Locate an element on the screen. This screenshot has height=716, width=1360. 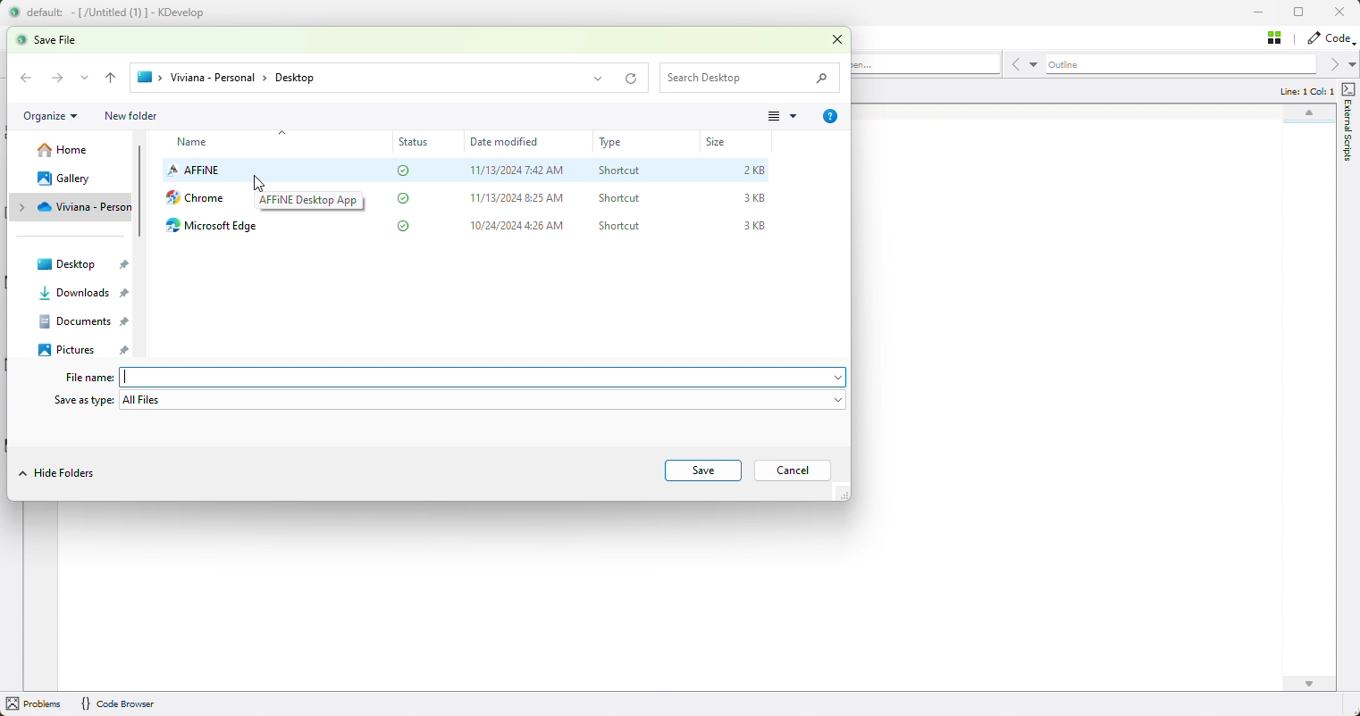
status completed is located at coordinates (407, 198).